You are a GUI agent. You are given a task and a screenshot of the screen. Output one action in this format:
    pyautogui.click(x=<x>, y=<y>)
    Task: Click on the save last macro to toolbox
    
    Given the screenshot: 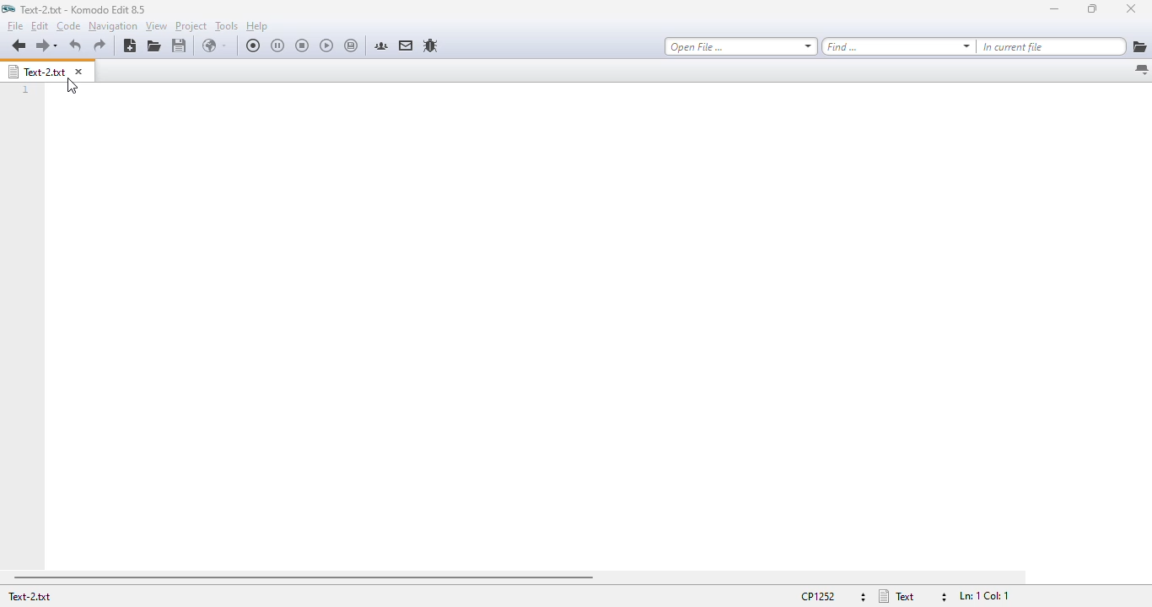 What is the action you would take?
    pyautogui.click(x=351, y=46)
    